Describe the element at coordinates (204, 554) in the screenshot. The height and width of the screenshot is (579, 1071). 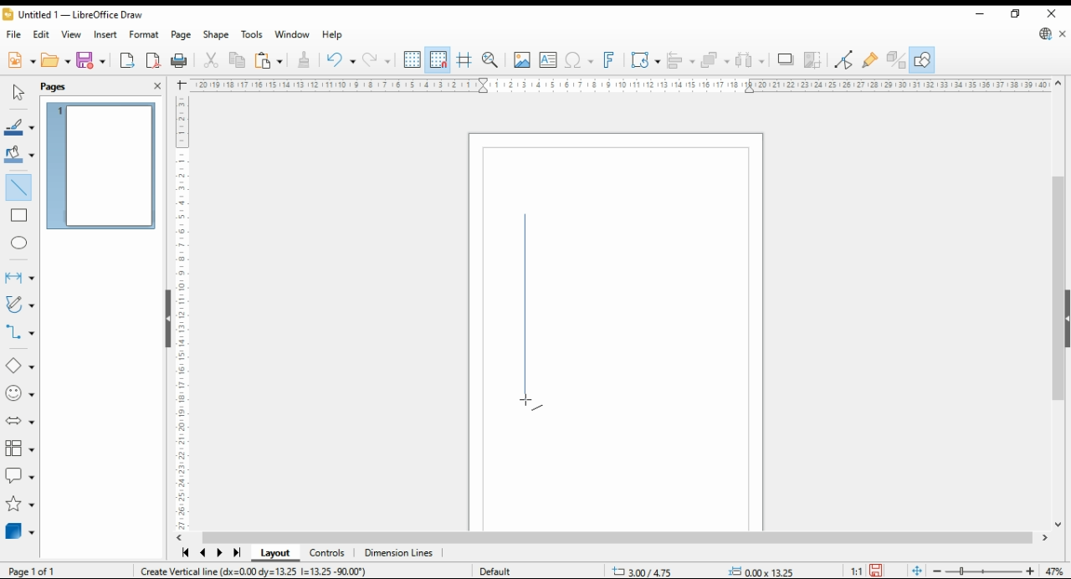
I see `previous page` at that location.